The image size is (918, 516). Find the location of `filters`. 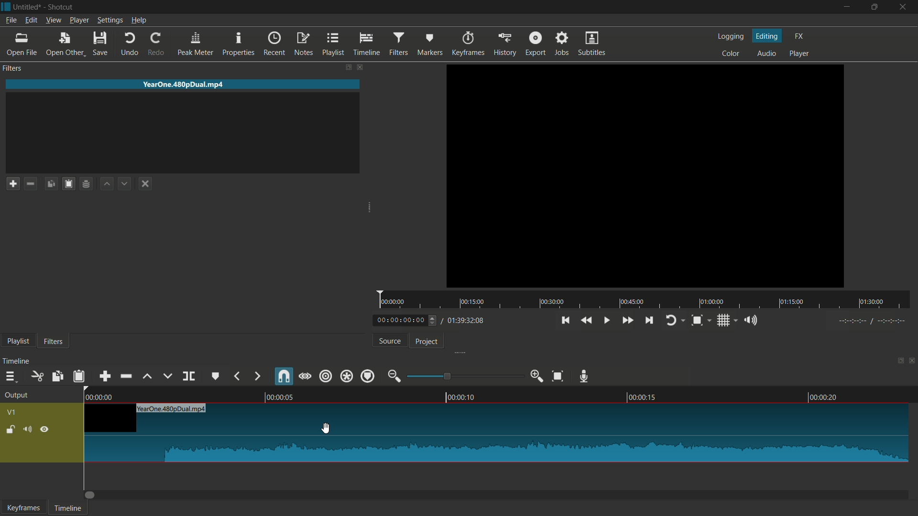

filters is located at coordinates (54, 341).